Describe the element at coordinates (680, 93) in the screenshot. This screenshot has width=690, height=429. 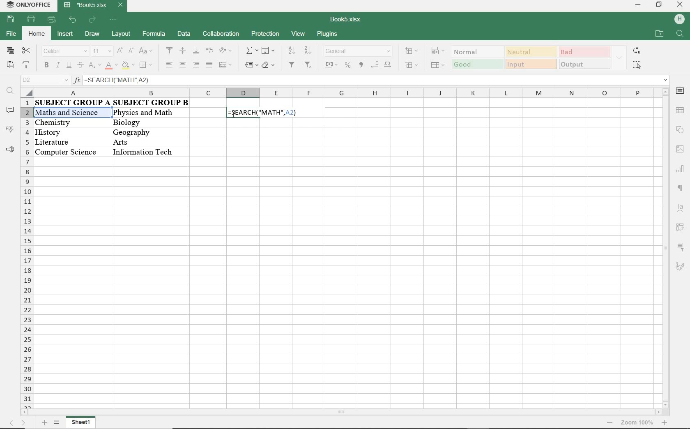
I see `sign` at that location.